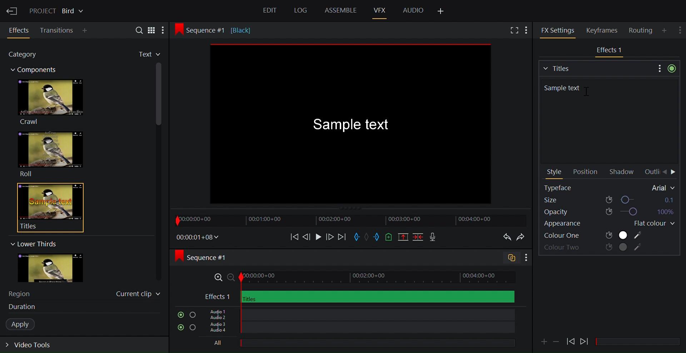 The width and height of the screenshot is (686, 353). Describe the element at coordinates (623, 172) in the screenshot. I see `Shadow` at that location.